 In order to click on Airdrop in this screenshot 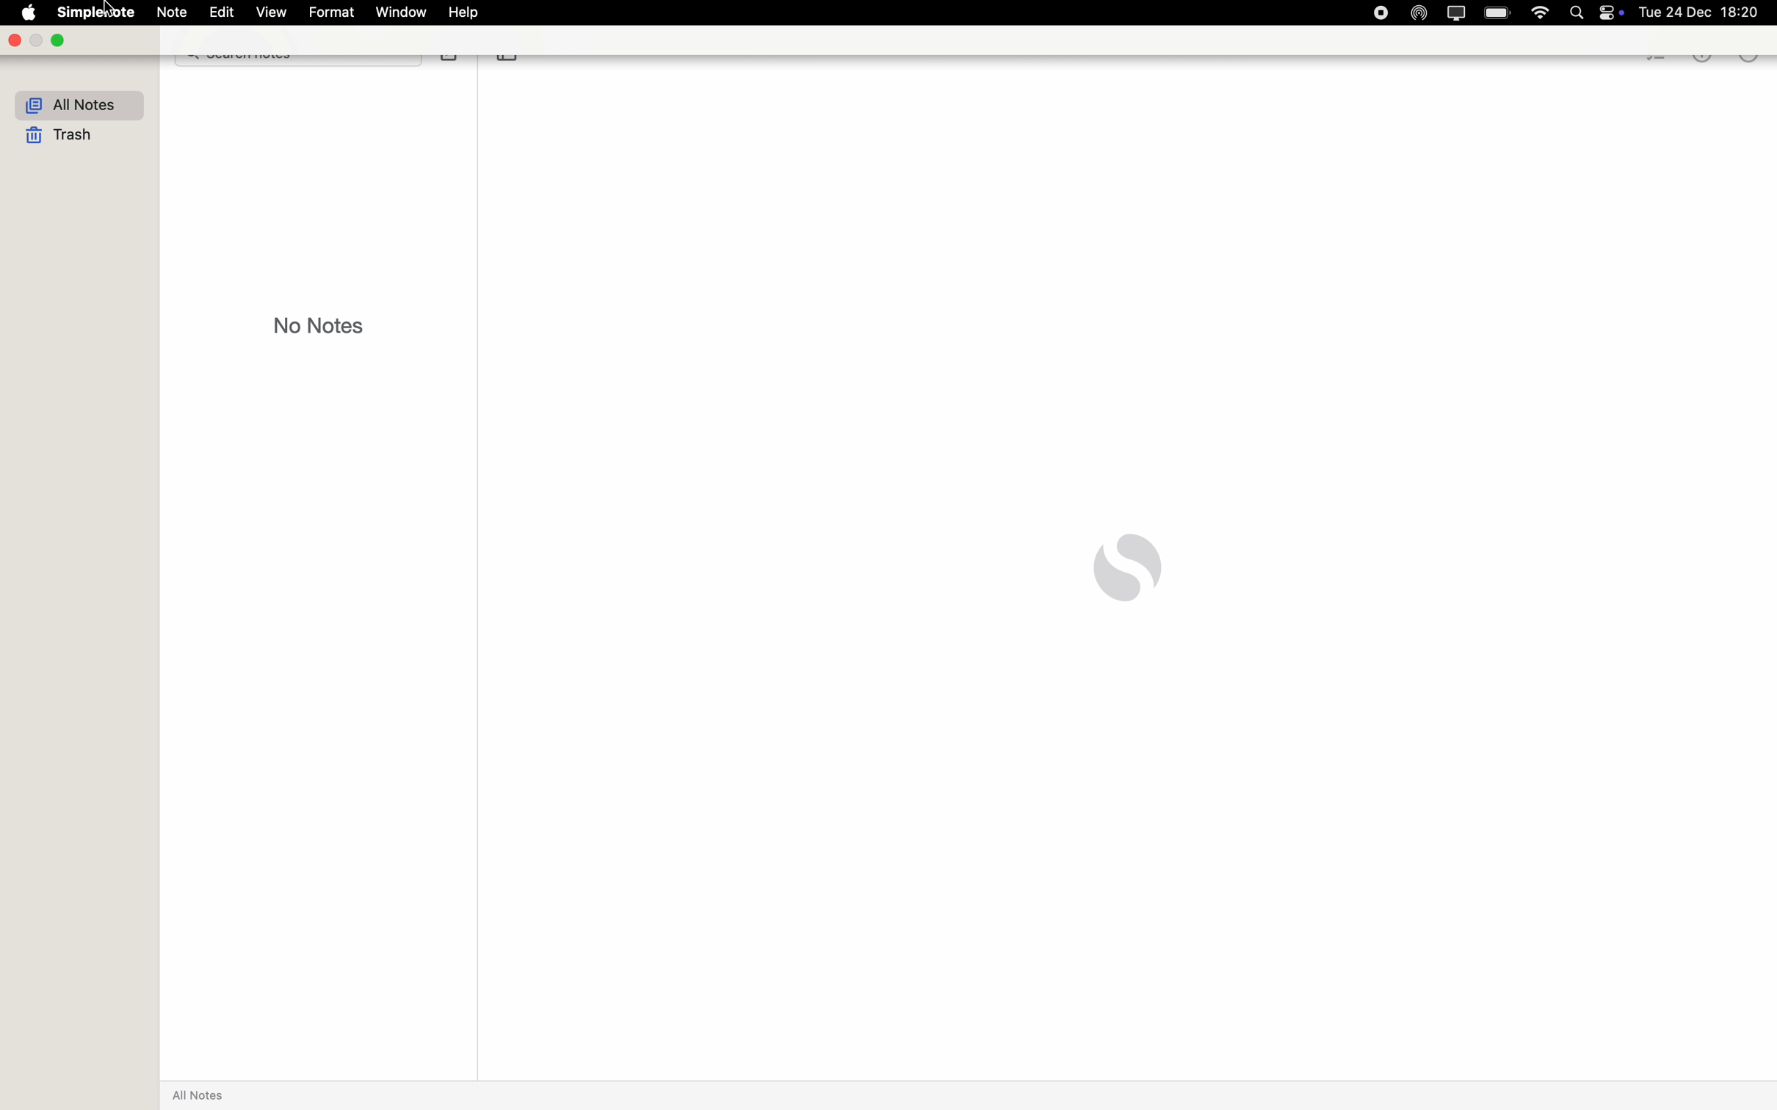, I will do `click(1415, 12)`.